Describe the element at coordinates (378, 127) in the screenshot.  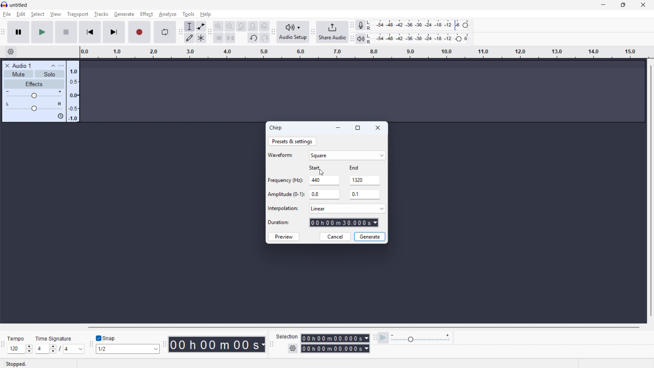
I see `Close ` at that location.